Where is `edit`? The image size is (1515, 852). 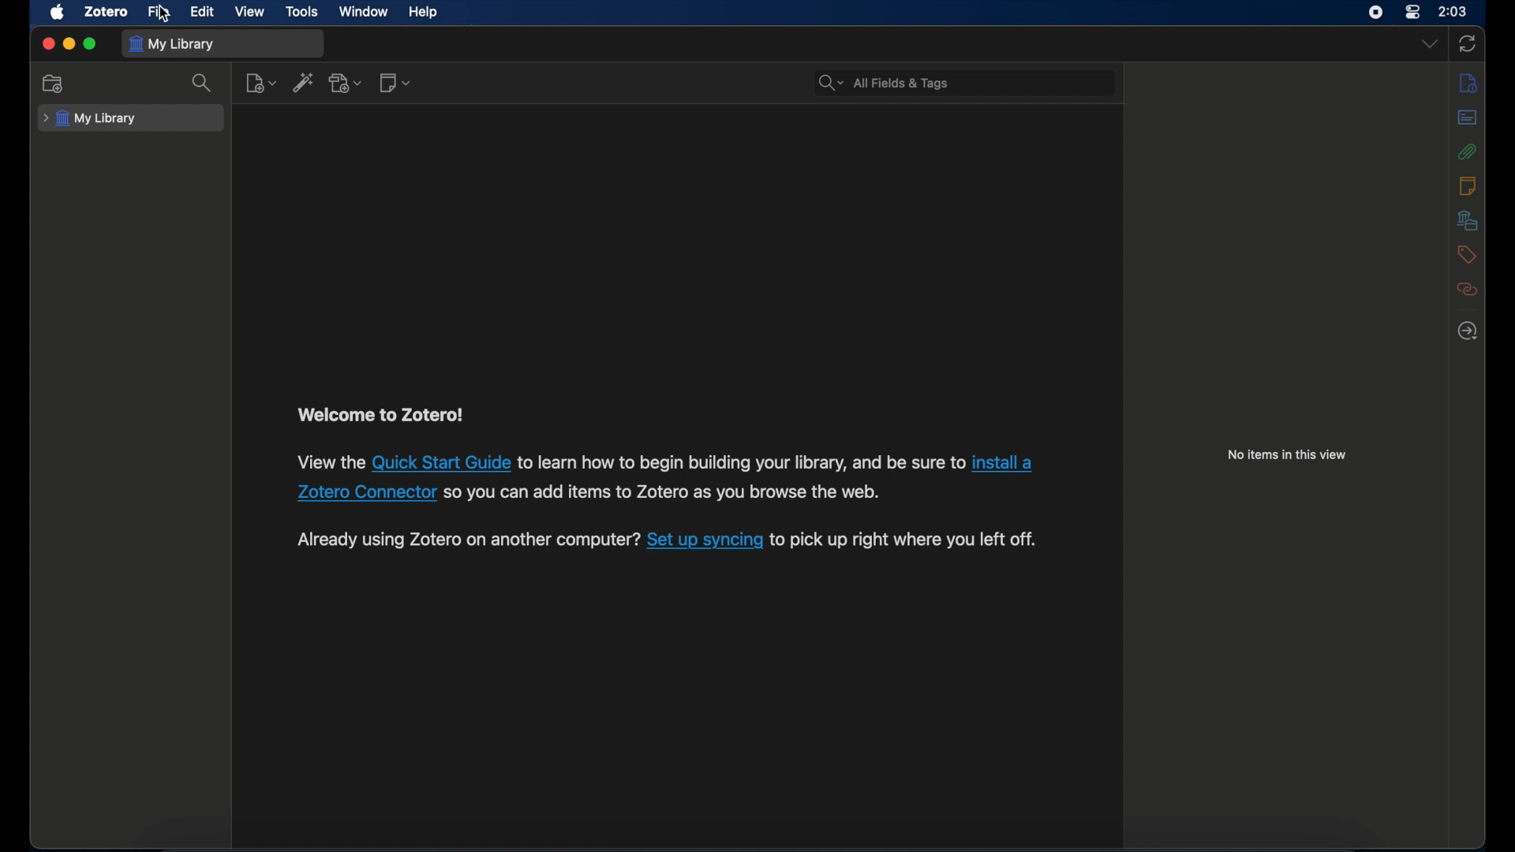 edit is located at coordinates (202, 13).